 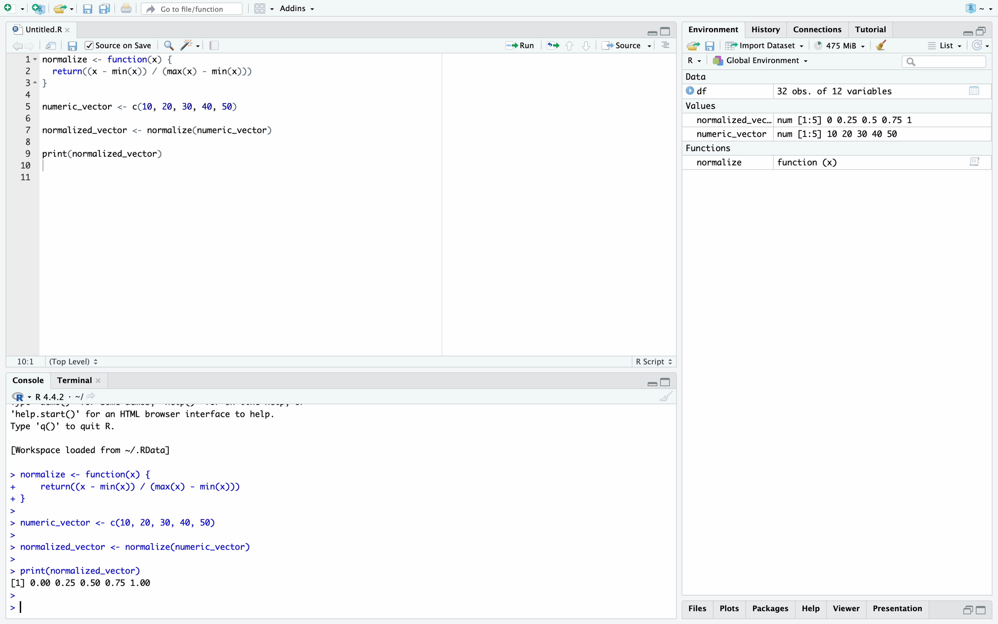 What do you see at coordinates (17, 398) in the screenshot?
I see `R` at bounding box center [17, 398].